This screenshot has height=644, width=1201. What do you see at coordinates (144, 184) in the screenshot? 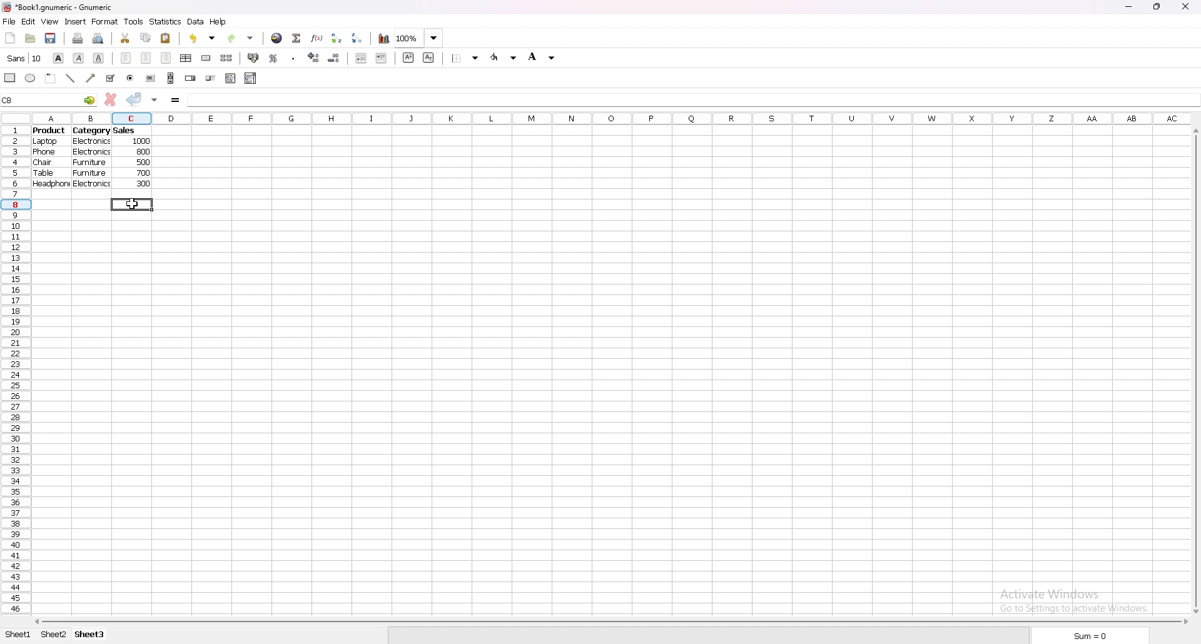
I see `300` at bounding box center [144, 184].